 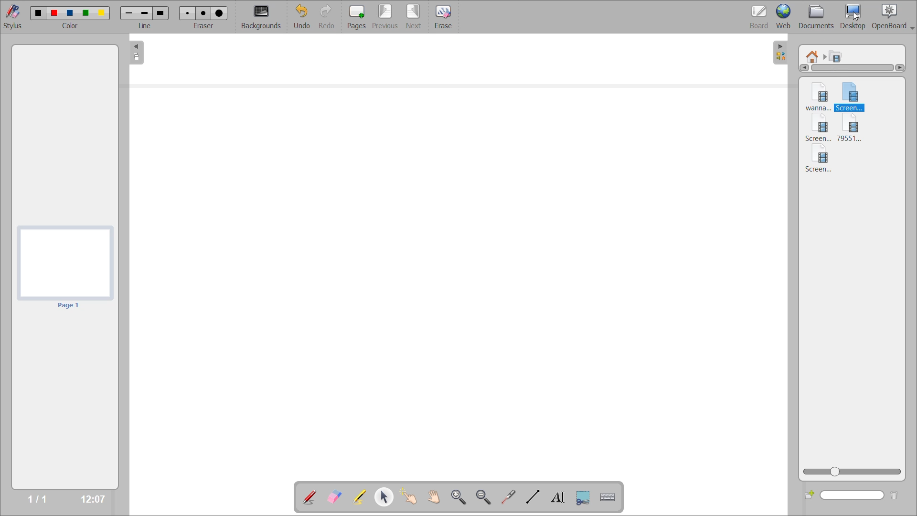 What do you see at coordinates (135, 54) in the screenshot?
I see `collapse` at bounding box center [135, 54].